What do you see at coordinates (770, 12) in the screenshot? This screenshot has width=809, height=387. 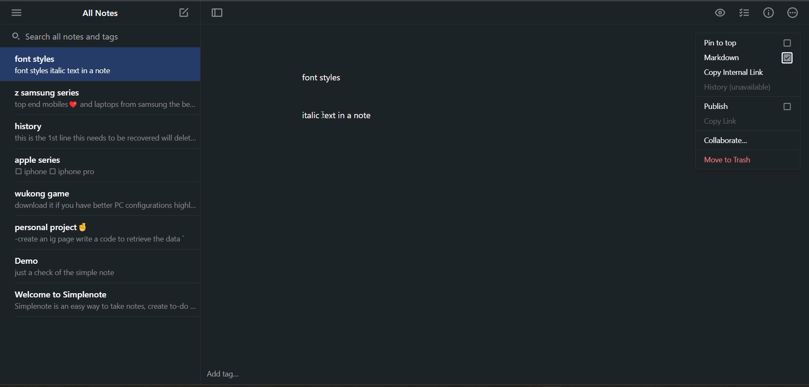 I see `info` at bounding box center [770, 12].